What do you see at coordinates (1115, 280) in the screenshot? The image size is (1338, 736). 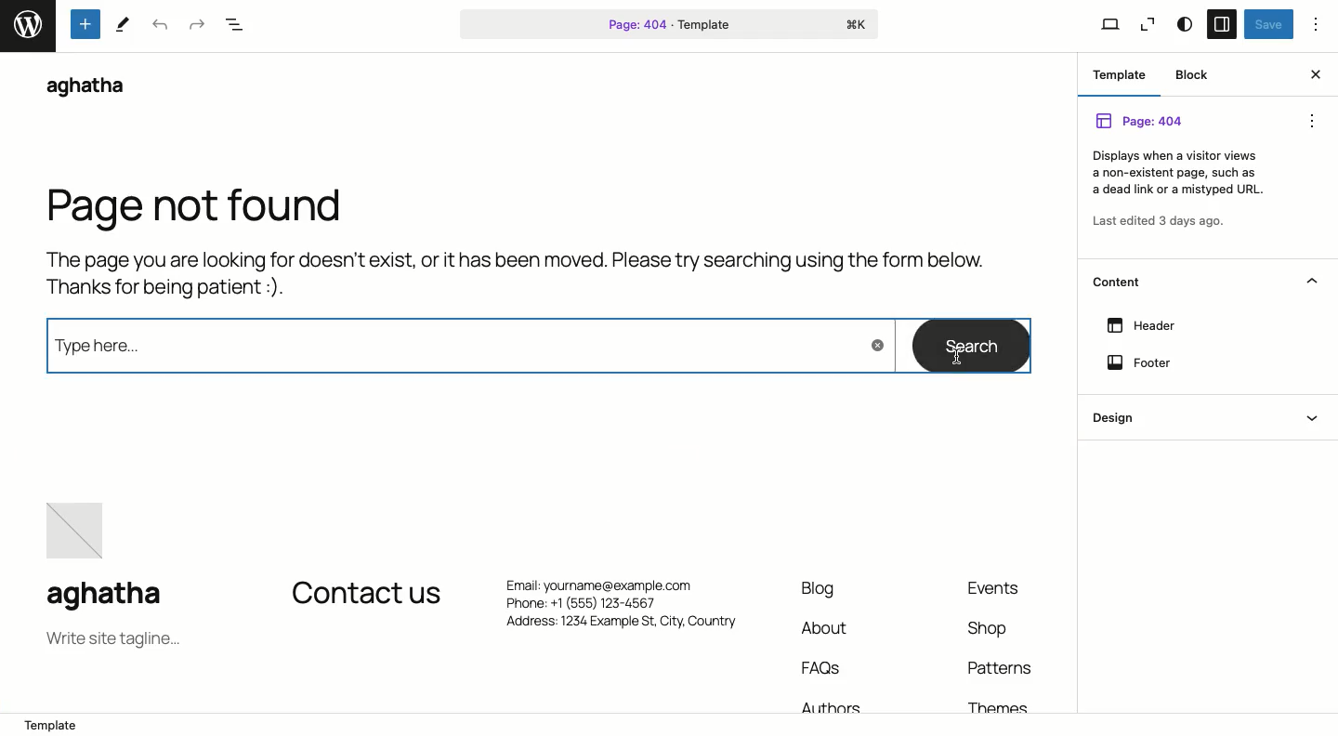 I see `Content` at bounding box center [1115, 280].